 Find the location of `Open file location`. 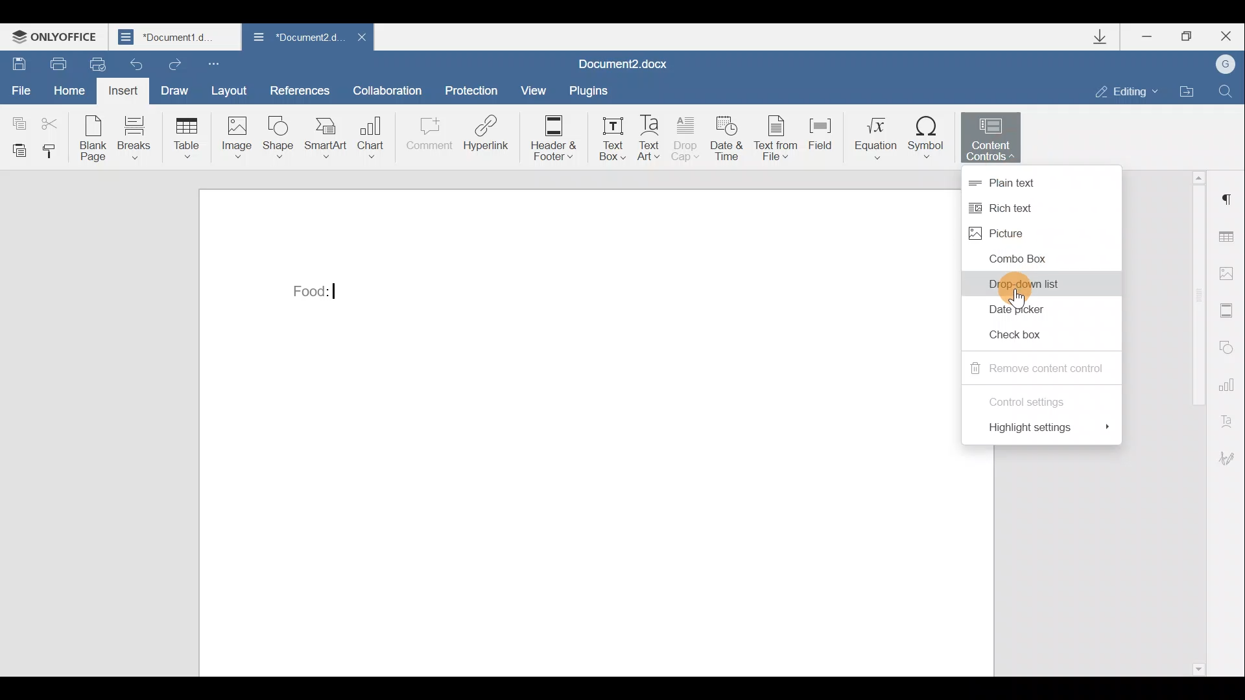

Open file location is located at coordinates (1187, 89).